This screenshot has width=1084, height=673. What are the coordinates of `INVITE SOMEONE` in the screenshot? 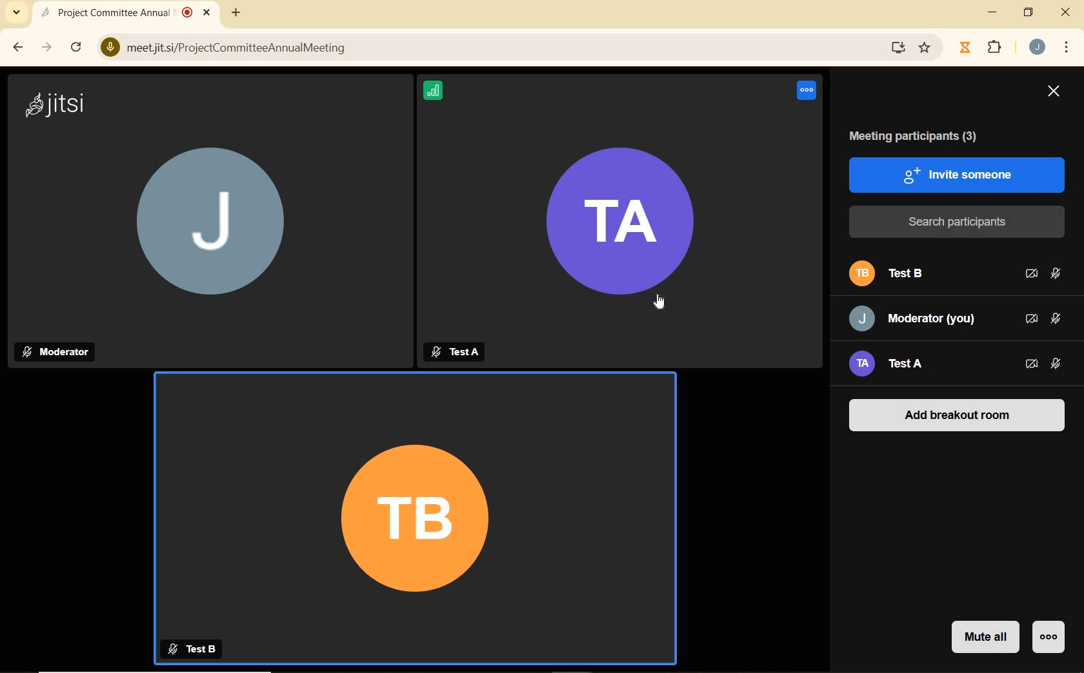 It's located at (957, 173).